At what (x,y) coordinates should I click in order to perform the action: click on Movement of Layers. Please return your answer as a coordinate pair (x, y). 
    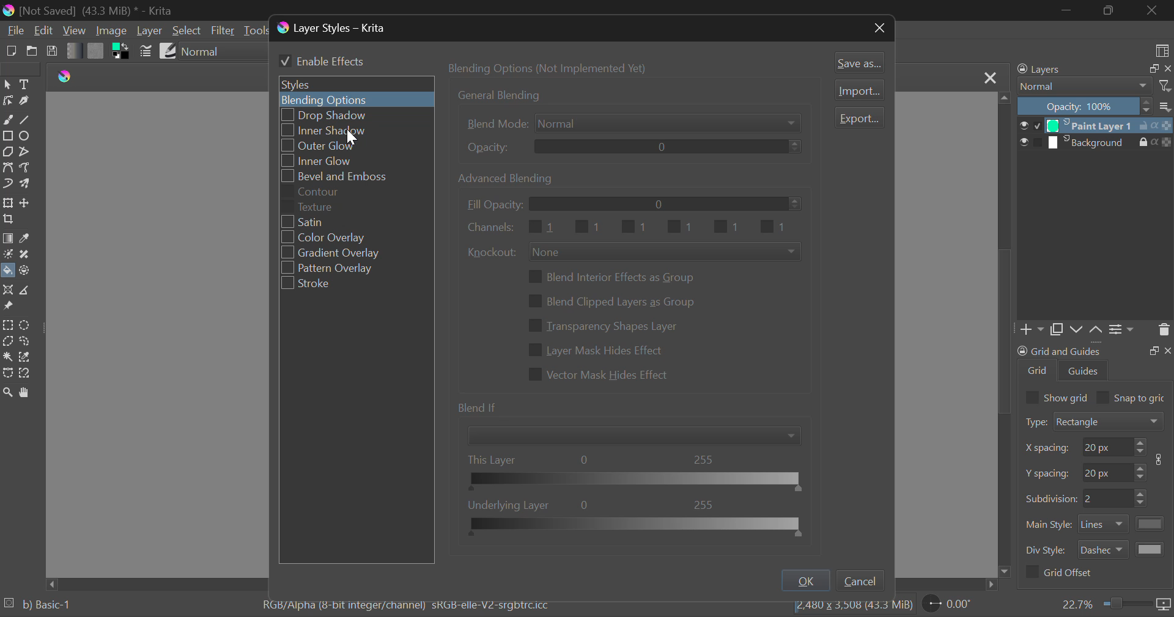
    Looking at the image, I should click on (1088, 330).